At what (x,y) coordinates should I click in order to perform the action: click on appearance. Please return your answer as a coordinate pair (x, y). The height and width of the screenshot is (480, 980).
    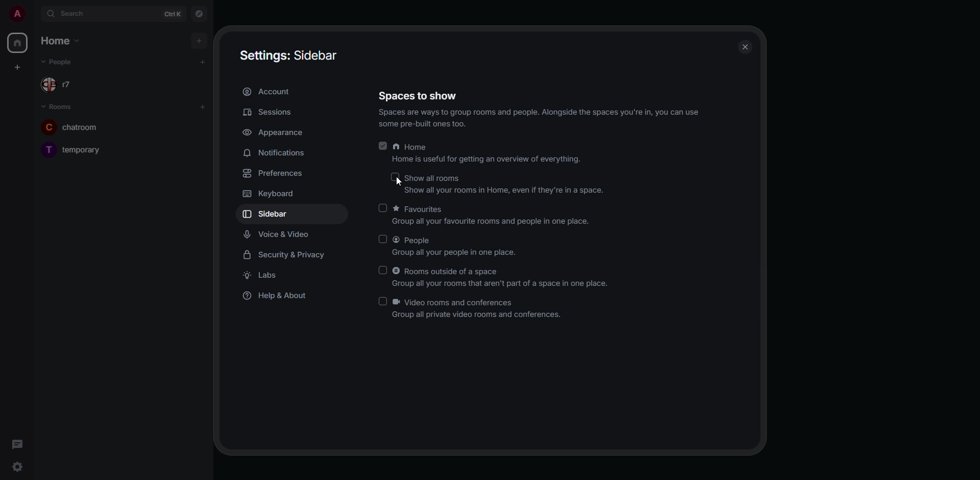
    Looking at the image, I should click on (276, 134).